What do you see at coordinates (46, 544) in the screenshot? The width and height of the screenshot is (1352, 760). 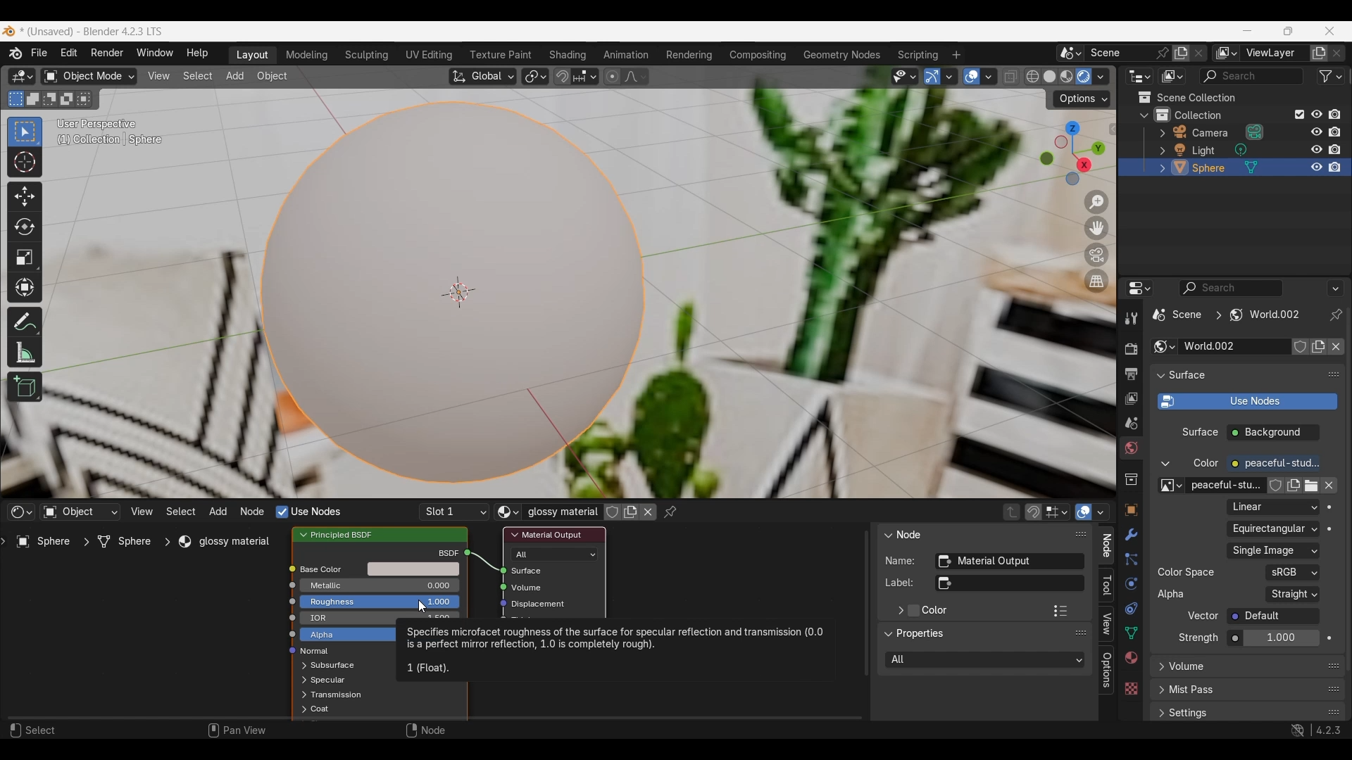 I see `Sphere ` at bounding box center [46, 544].